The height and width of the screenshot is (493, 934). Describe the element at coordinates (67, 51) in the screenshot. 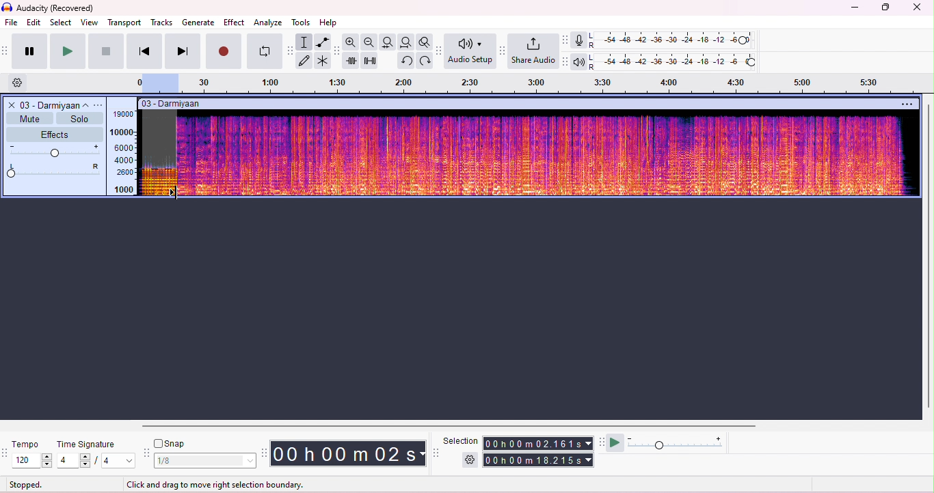

I see `play` at that location.